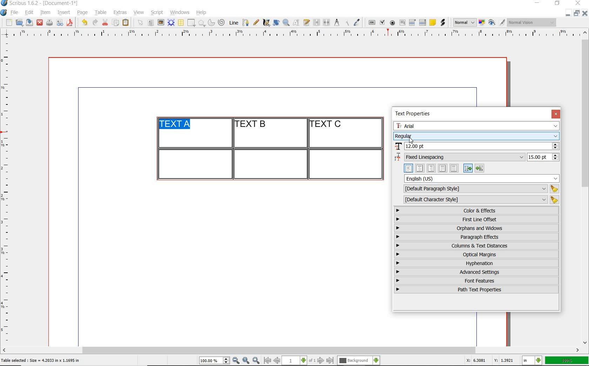 The height and width of the screenshot is (366, 589). Describe the element at coordinates (585, 13) in the screenshot. I see `close` at that location.